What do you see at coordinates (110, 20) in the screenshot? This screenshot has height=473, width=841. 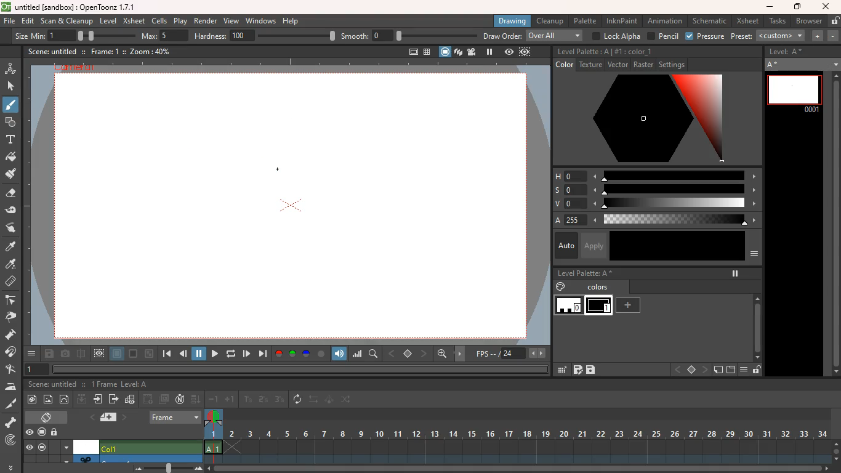 I see `level` at bounding box center [110, 20].